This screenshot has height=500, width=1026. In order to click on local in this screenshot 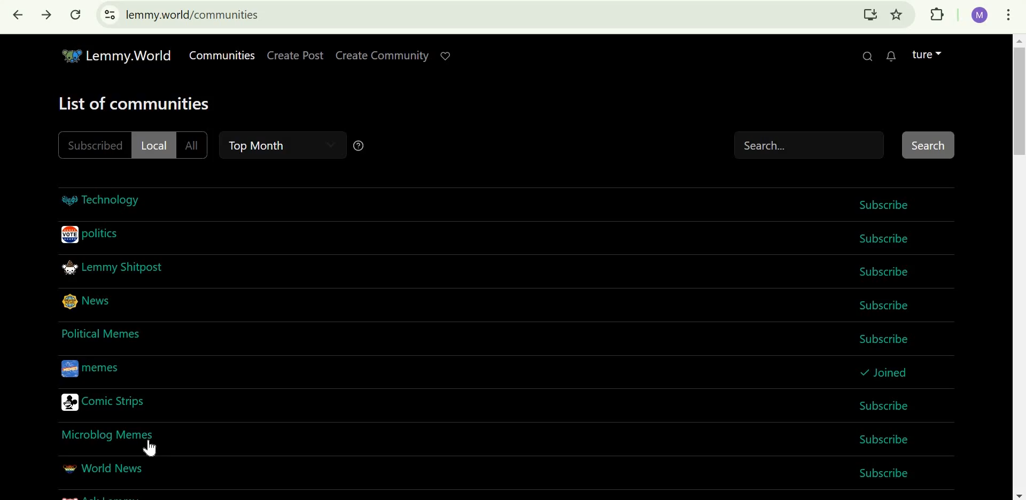, I will do `click(153, 145)`.